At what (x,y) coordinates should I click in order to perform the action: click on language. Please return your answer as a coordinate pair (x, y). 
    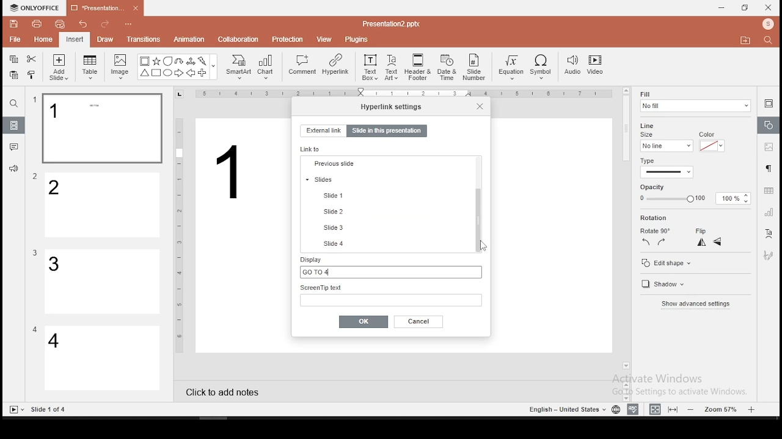
    Looking at the image, I should click on (615, 410).